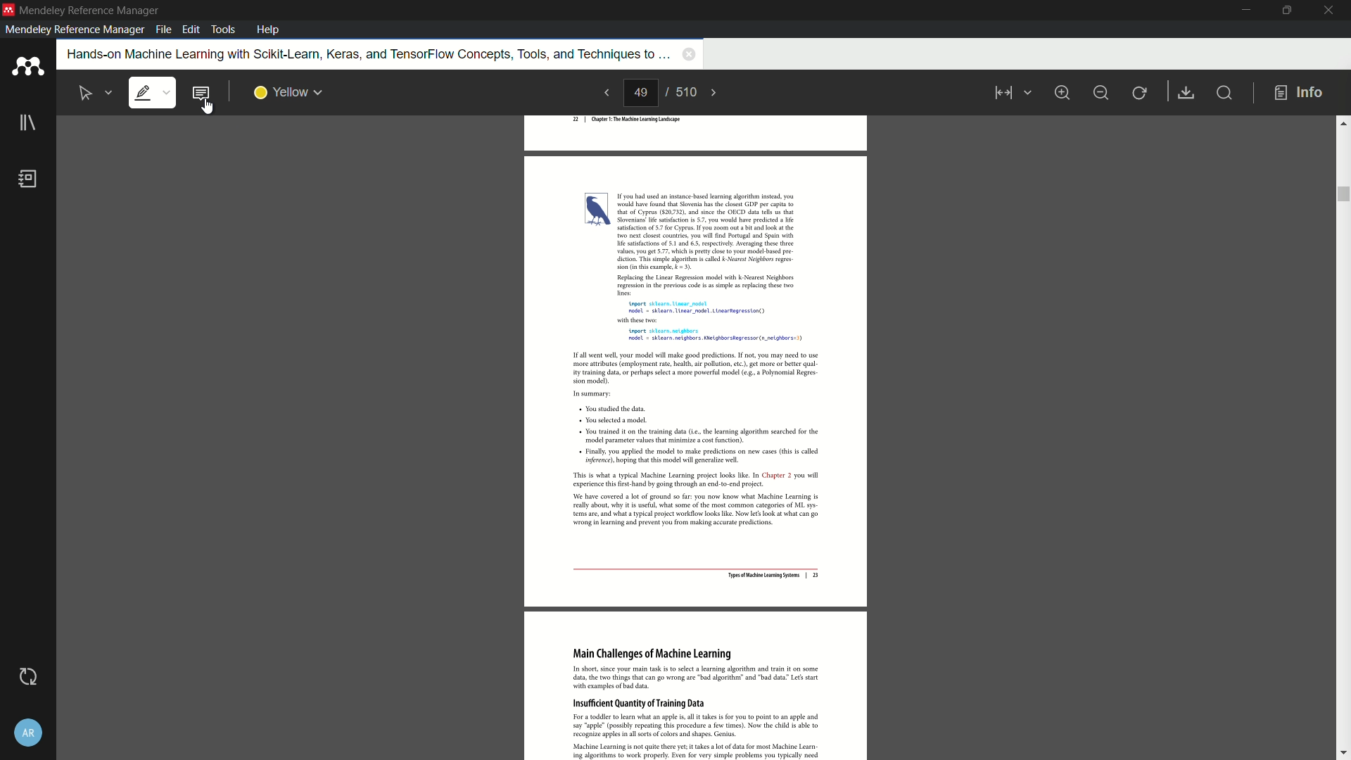 This screenshot has height=760, width=1351. I want to click on tools menu, so click(224, 28).